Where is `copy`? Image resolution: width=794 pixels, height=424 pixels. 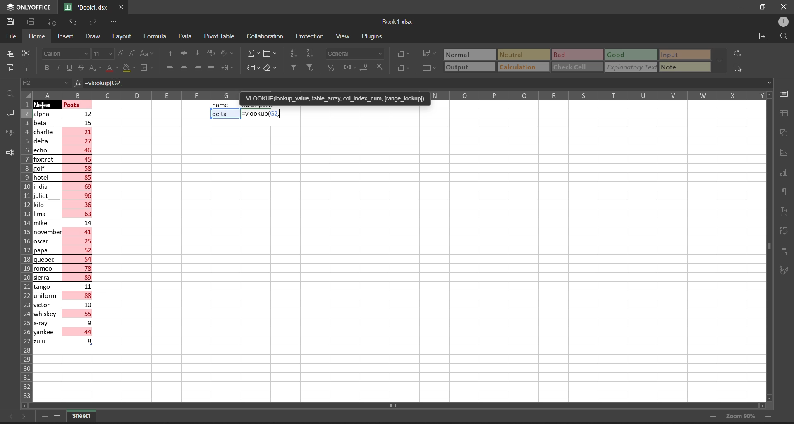
copy is located at coordinates (8, 53).